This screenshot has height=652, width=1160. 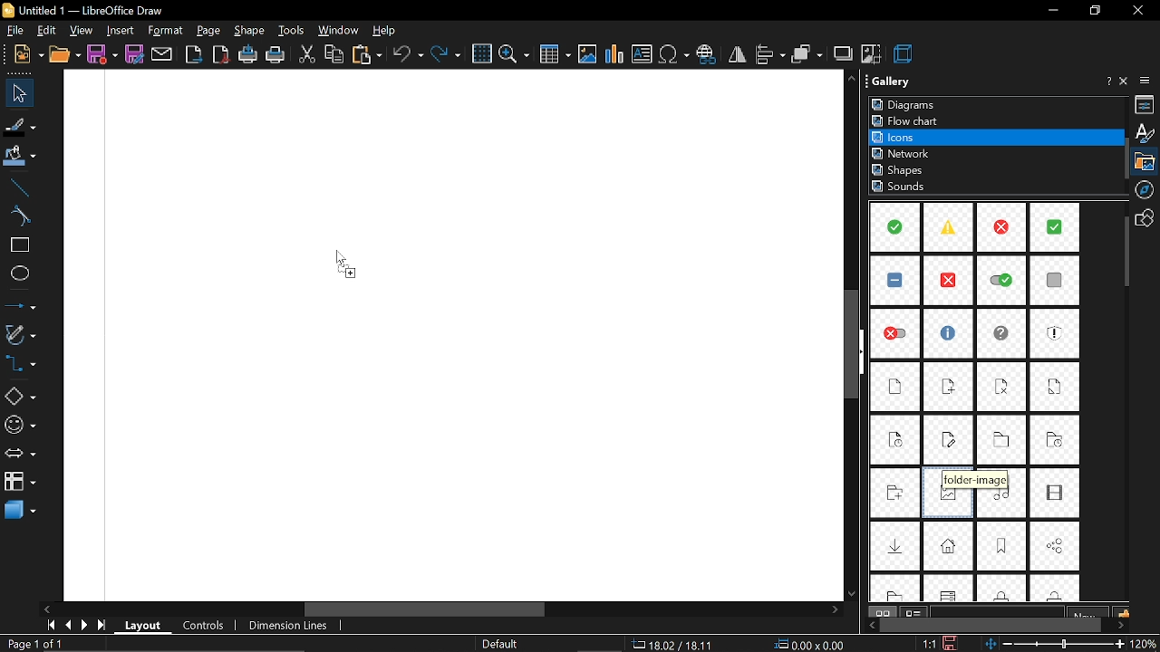 What do you see at coordinates (1147, 81) in the screenshot?
I see `sidebar settings` at bounding box center [1147, 81].